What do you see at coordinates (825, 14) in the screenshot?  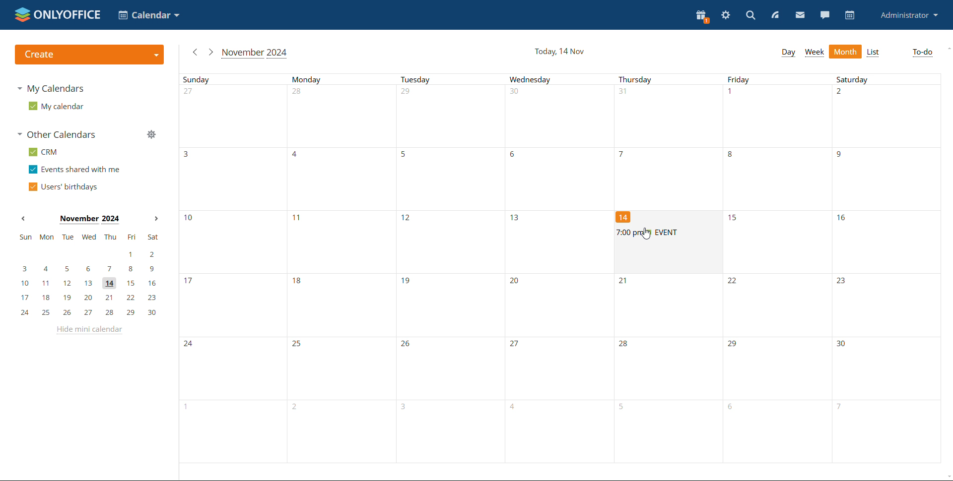 I see `chat` at bounding box center [825, 14].